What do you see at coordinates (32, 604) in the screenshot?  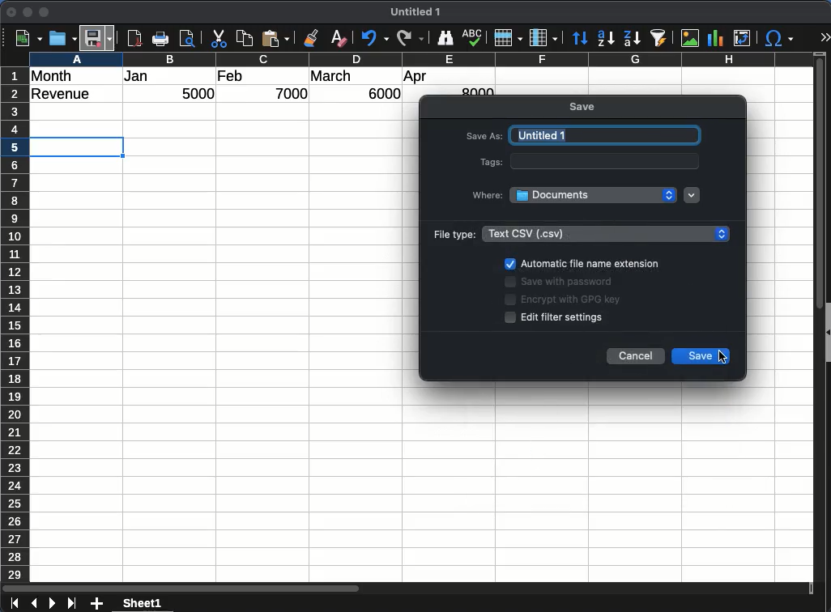 I see `previous sheet` at bounding box center [32, 604].